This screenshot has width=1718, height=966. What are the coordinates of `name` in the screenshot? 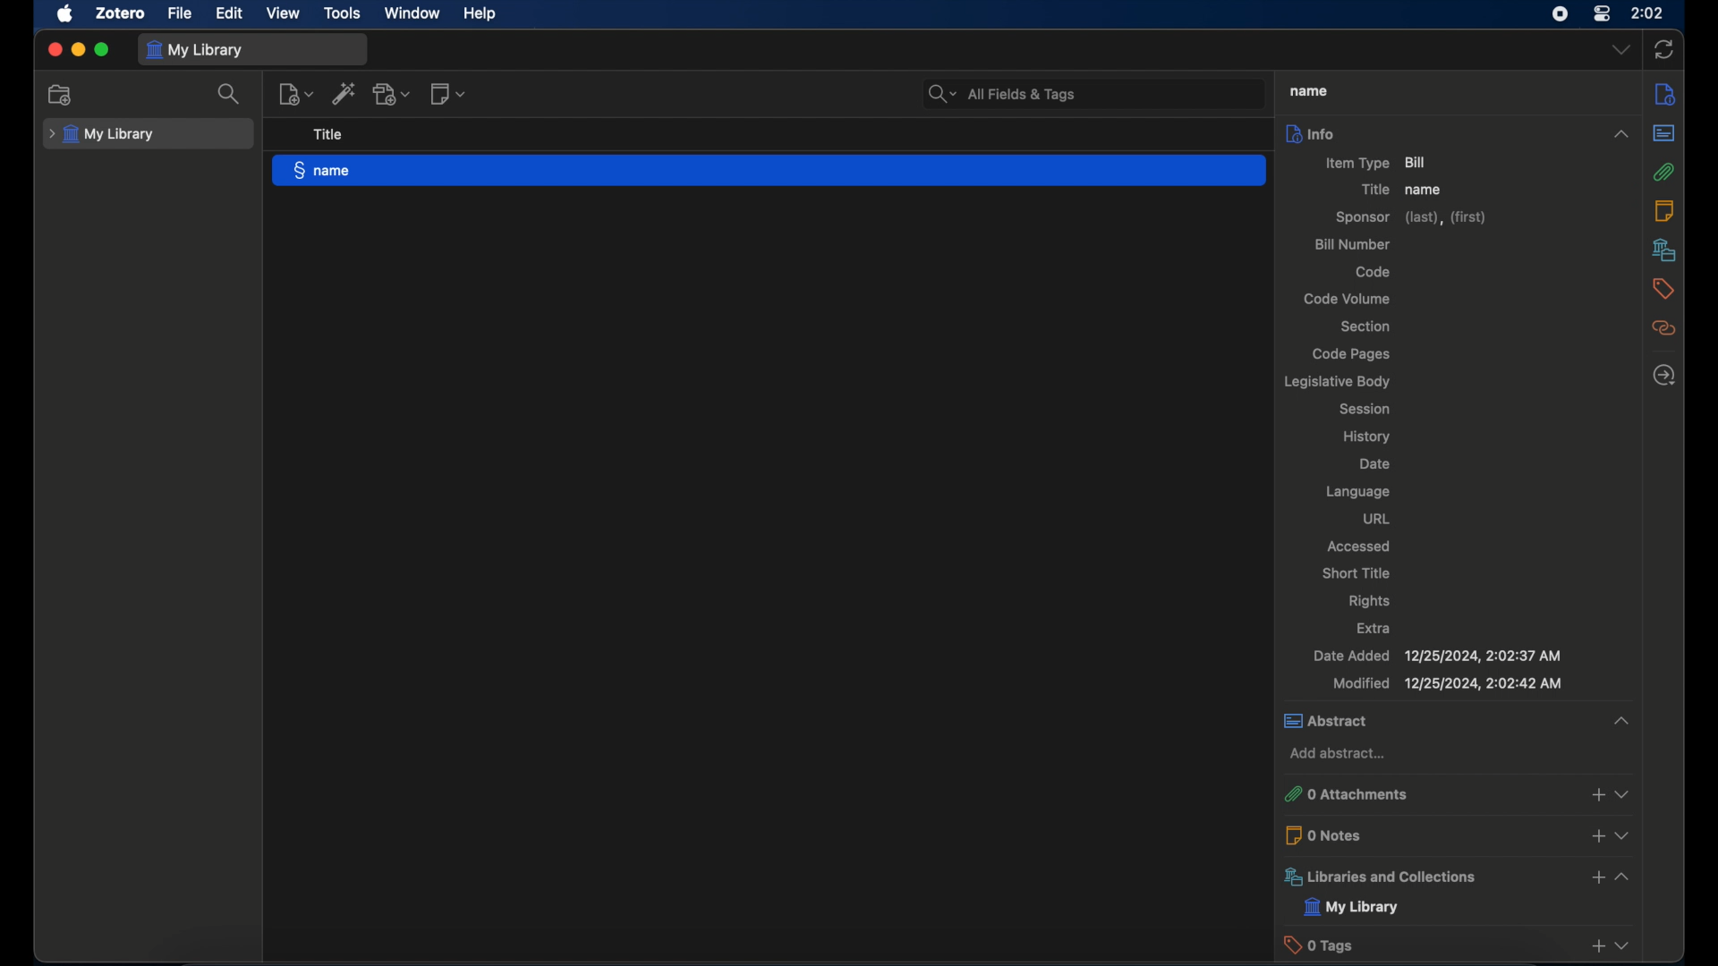 It's located at (1426, 190).